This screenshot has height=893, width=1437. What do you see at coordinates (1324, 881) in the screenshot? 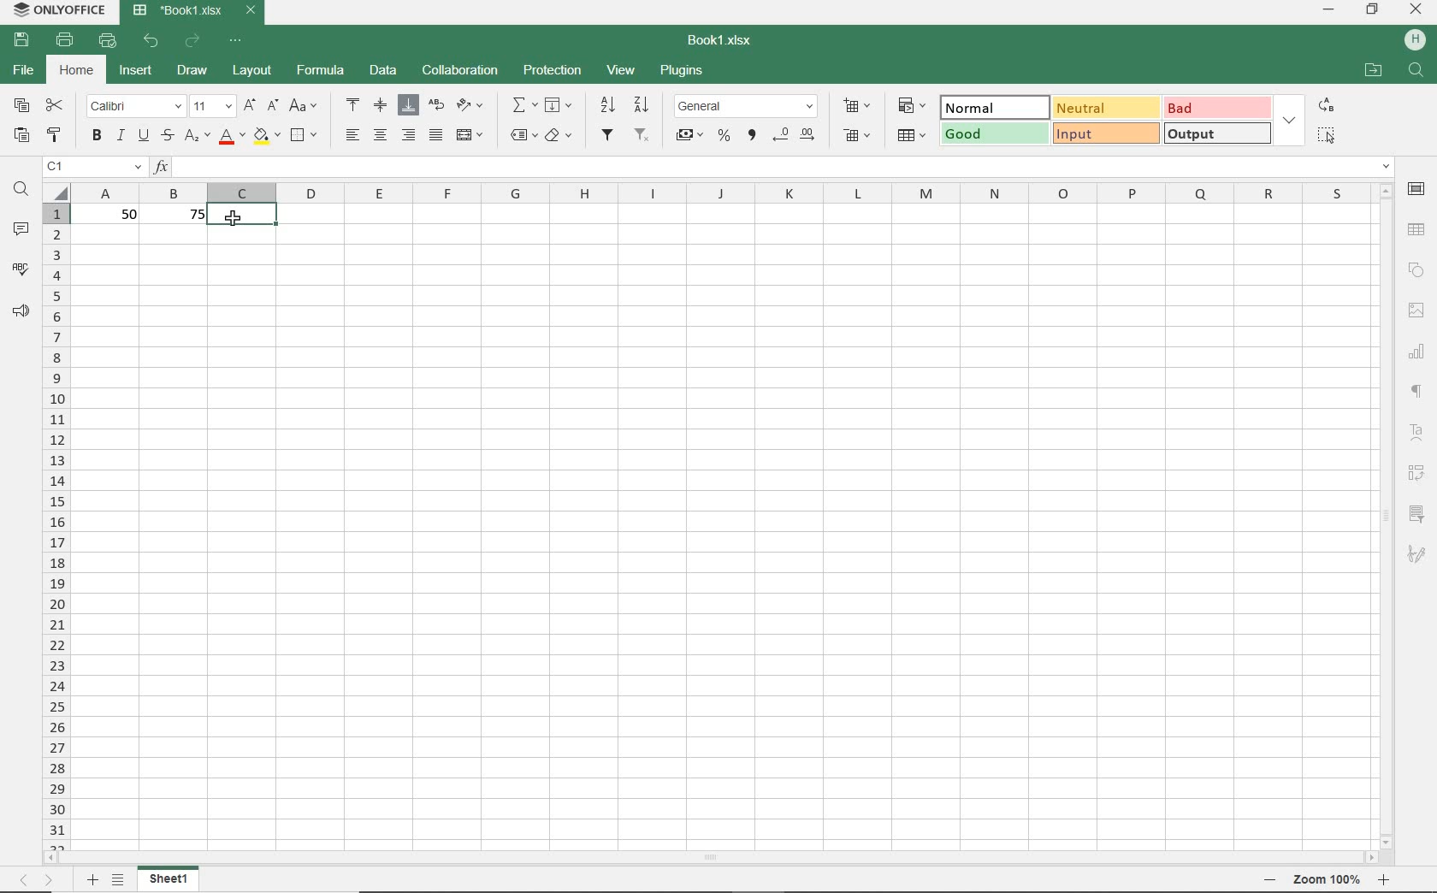
I see `zoom` at bounding box center [1324, 881].